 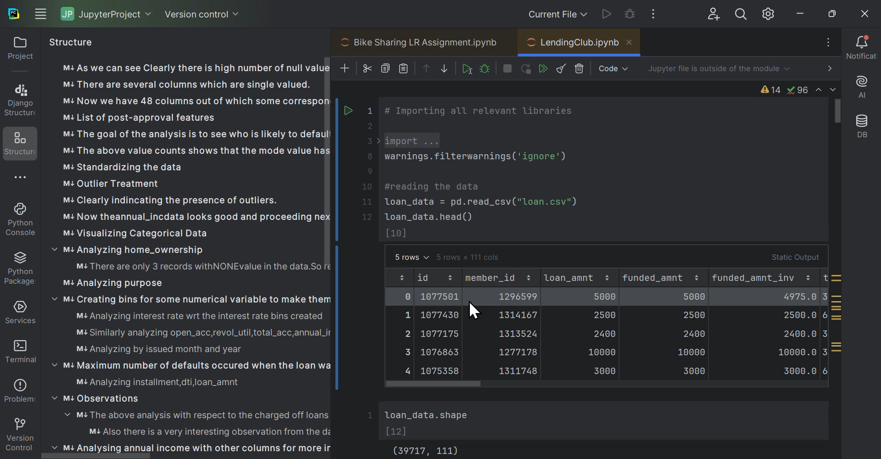 I want to click on A I assistant, so click(x=863, y=88).